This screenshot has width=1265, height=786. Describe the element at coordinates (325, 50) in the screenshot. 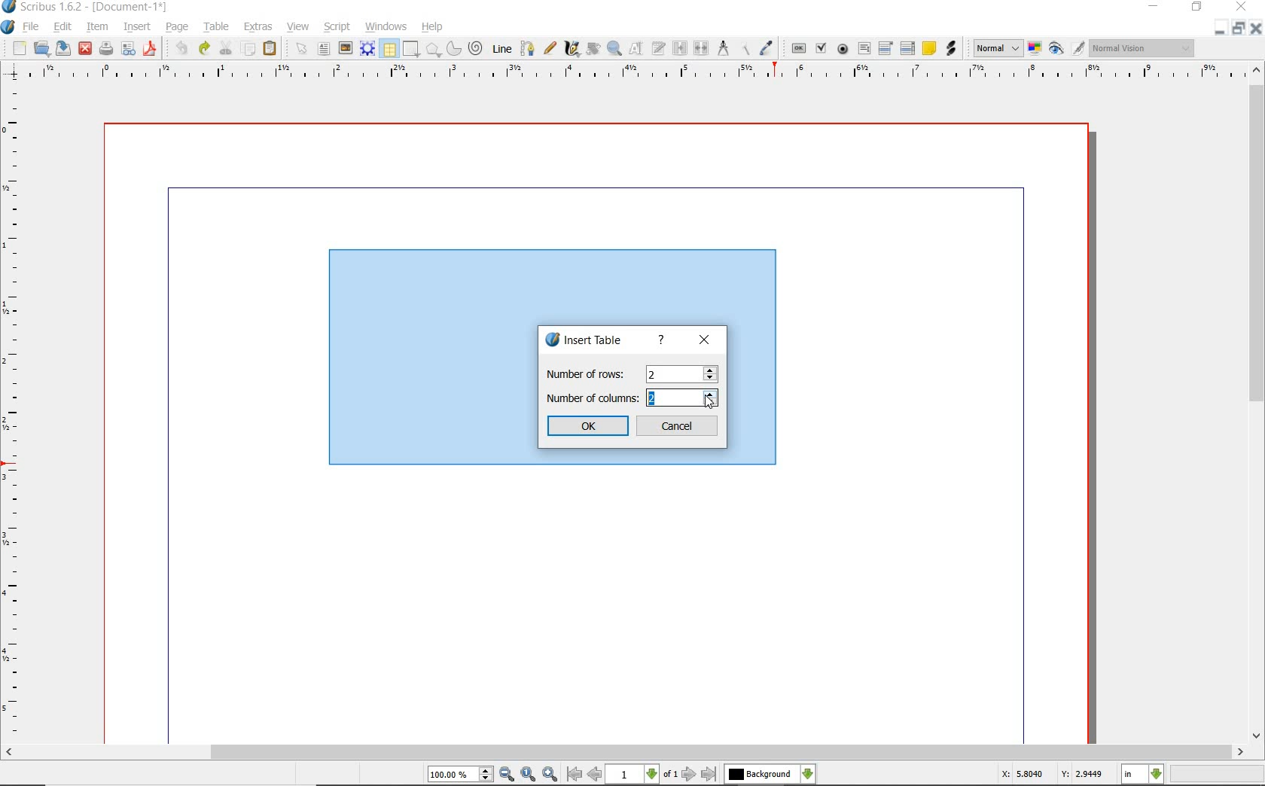

I see `text frame` at that location.